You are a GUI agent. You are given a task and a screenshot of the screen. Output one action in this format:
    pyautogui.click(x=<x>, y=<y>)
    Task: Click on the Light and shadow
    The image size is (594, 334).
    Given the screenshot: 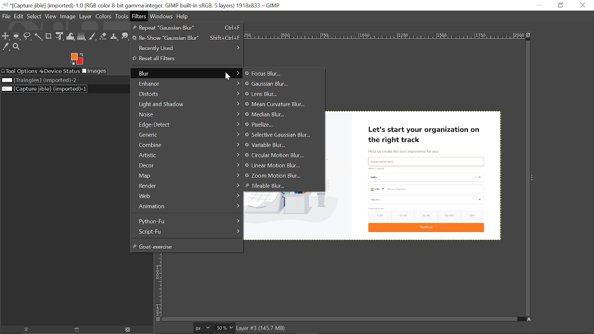 What is the action you would take?
    pyautogui.click(x=187, y=103)
    